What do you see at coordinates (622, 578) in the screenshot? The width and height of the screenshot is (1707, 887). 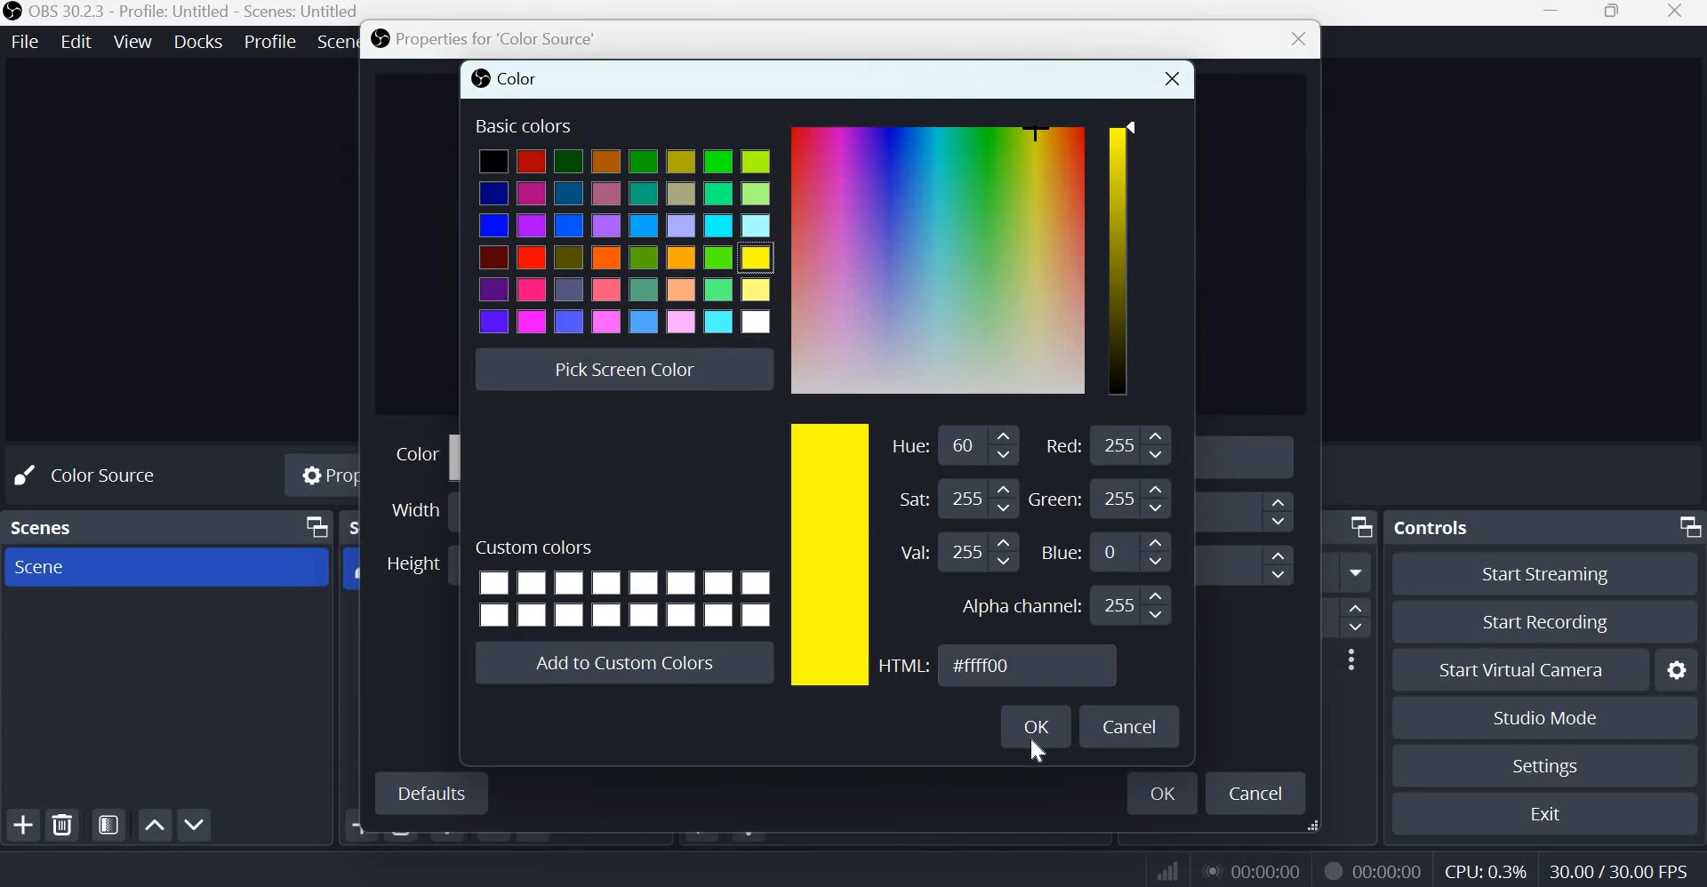 I see `Cusom colors` at bounding box center [622, 578].